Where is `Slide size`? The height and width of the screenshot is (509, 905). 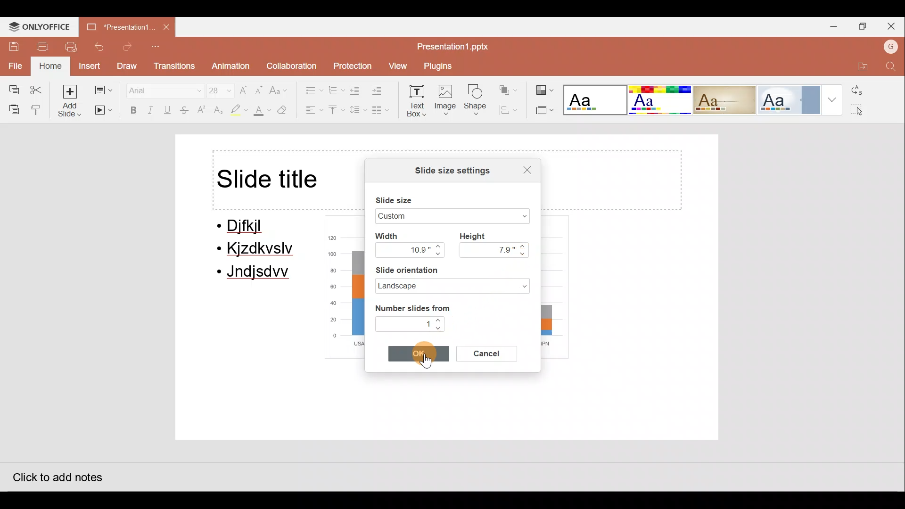
Slide size is located at coordinates (401, 198).